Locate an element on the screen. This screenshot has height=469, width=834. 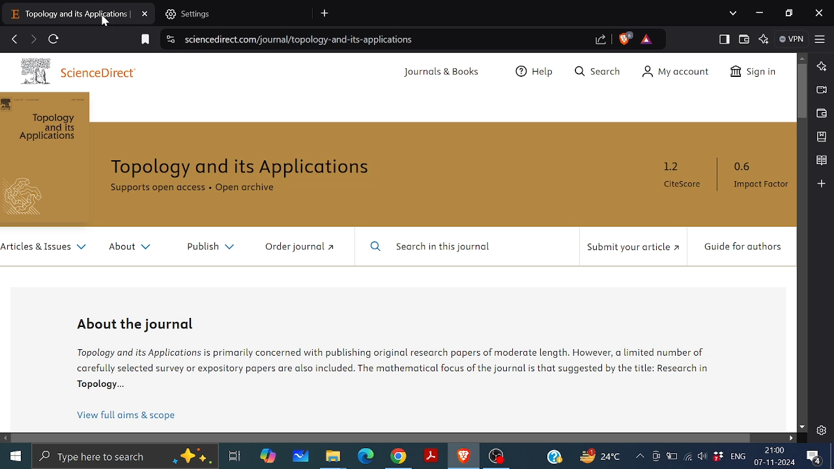
Chorme is located at coordinates (399, 458).